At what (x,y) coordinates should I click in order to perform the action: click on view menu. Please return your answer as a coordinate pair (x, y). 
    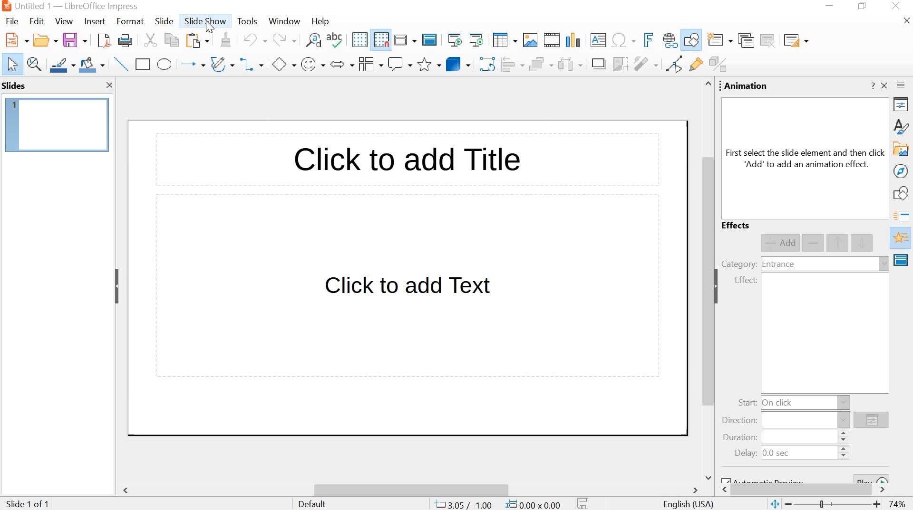
    Looking at the image, I should click on (64, 21).